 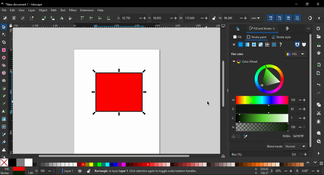 I want to click on hide, so click(x=228, y=90).